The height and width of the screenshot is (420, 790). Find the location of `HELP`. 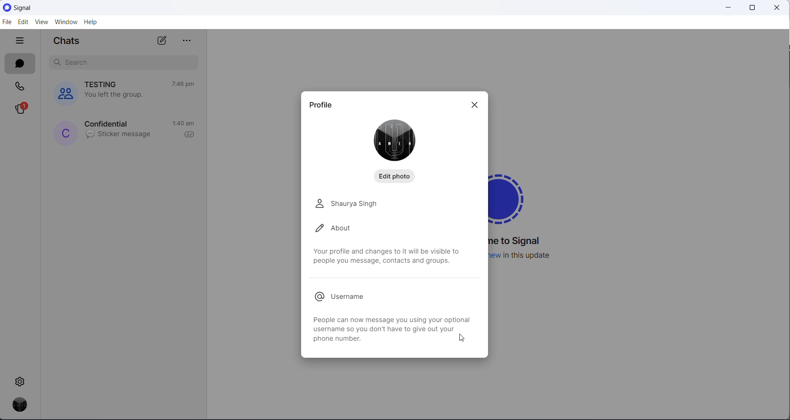

HELP is located at coordinates (91, 22).